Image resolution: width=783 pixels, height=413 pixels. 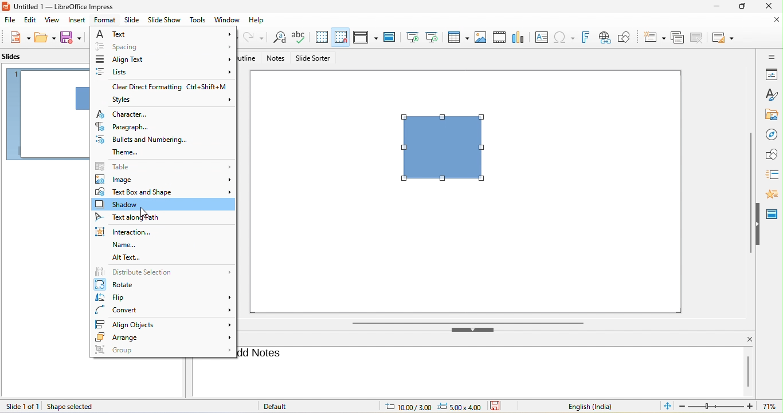 What do you see at coordinates (448, 154) in the screenshot?
I see `select shape` at bounding box center [448, 154].